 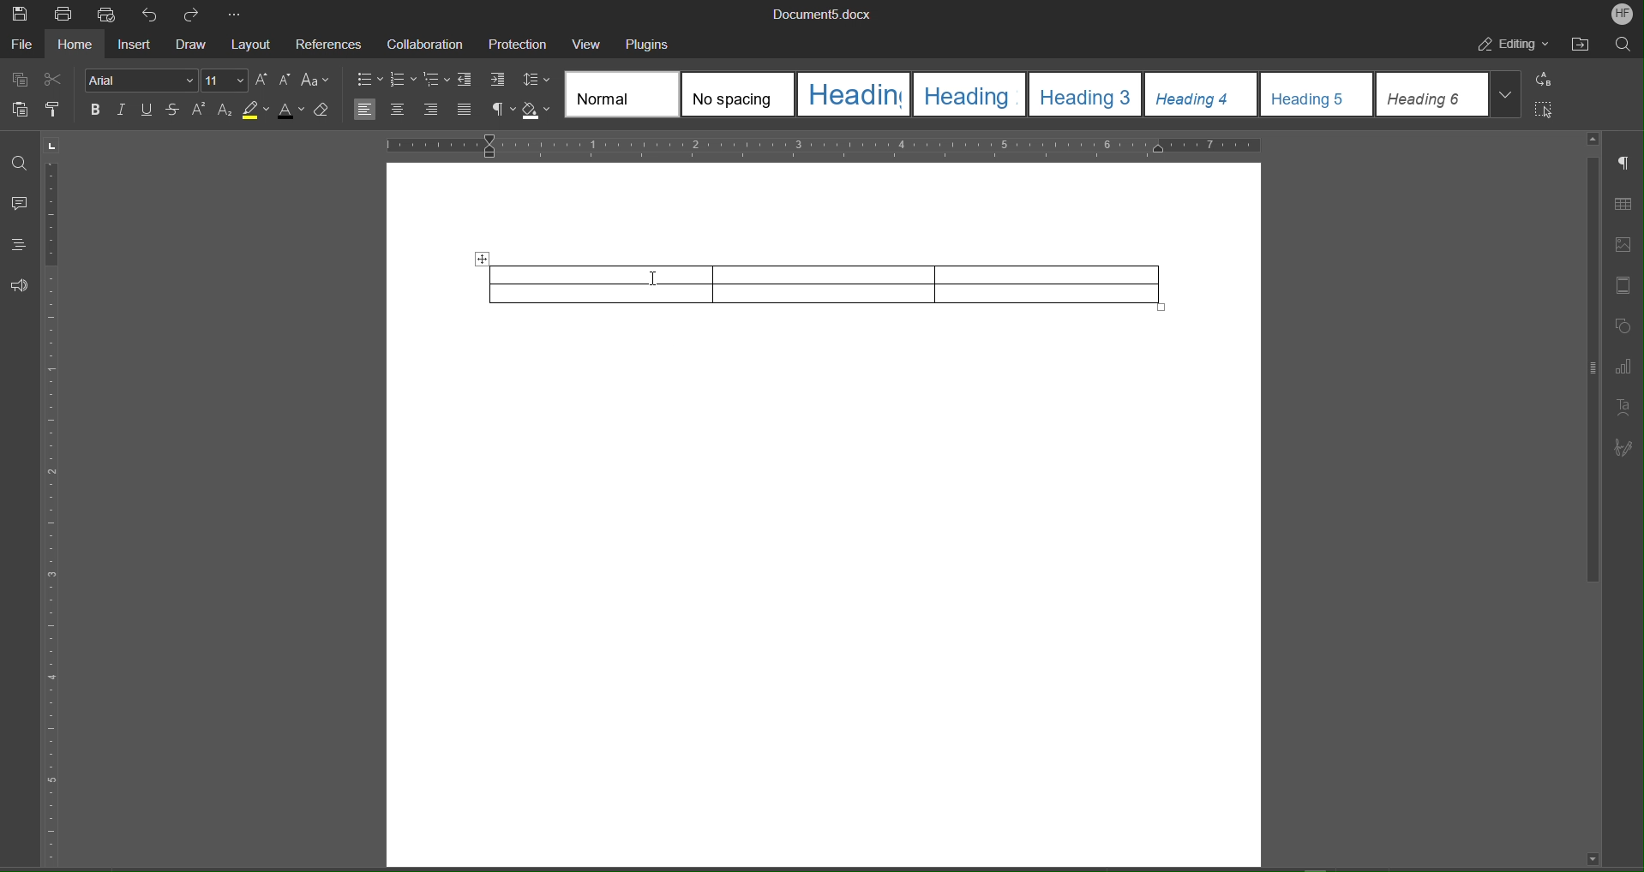 What do you see at coordinates (174, 110) in the screenshot?
I see `Strikethrough` at bounding box center [174, 110].